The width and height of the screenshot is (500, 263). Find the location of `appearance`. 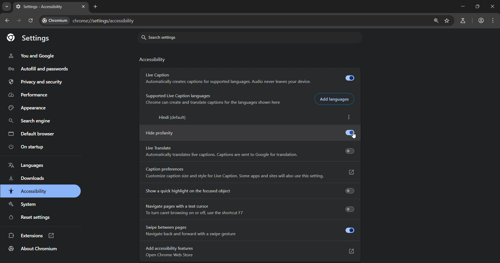

appearance is located at coordinates (28, 109).